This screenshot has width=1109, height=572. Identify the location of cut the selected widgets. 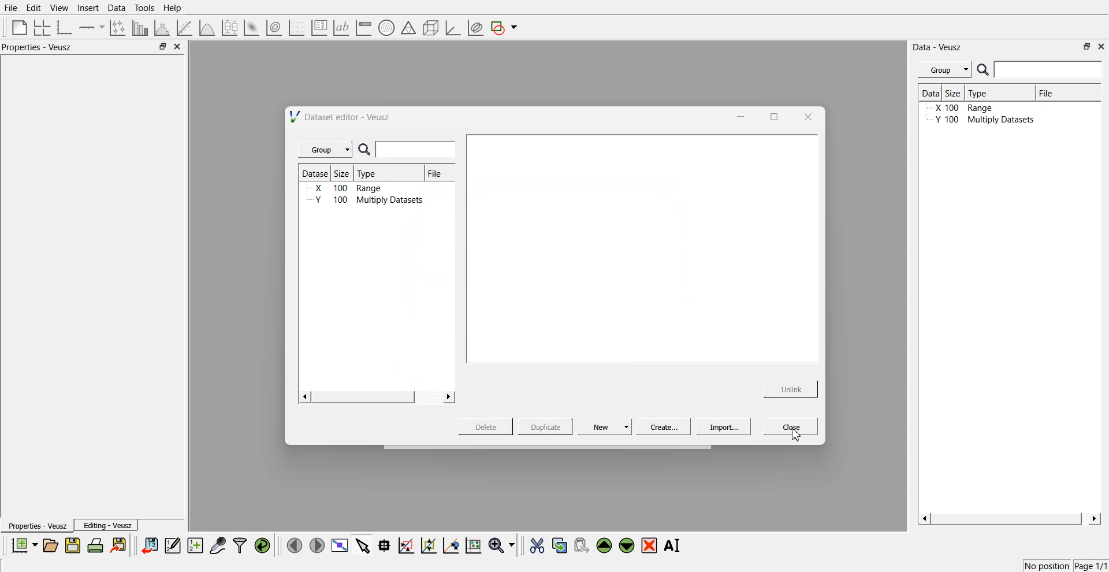
(536, 546).